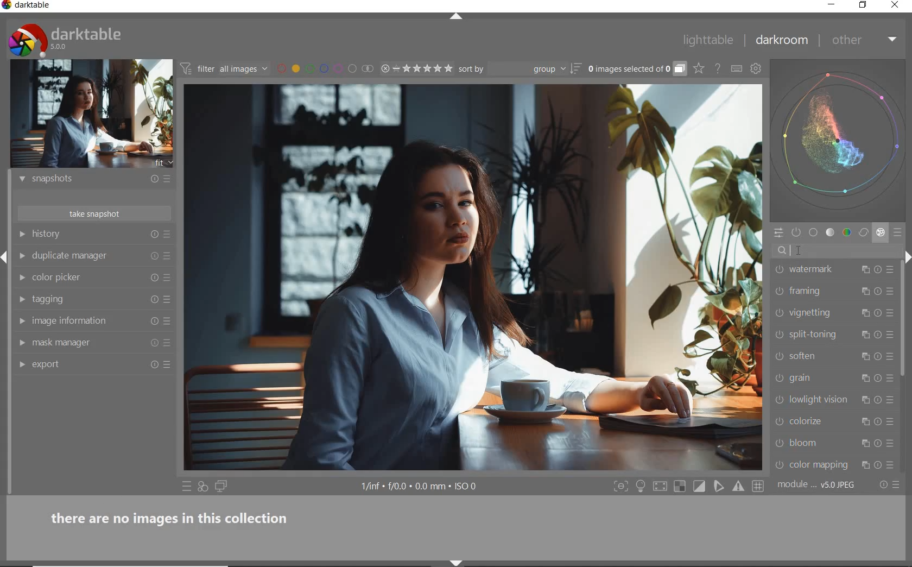 The height and width of the screenshot is (567, 912). Describe the element at coordinates (169, 300) in the screenshot. I see `preset and preferences` at that location.